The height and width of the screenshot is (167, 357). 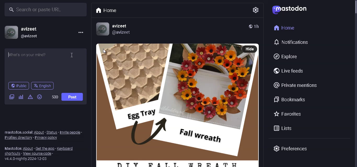 I want to click on scrollbar, so click(x=350, y=9).